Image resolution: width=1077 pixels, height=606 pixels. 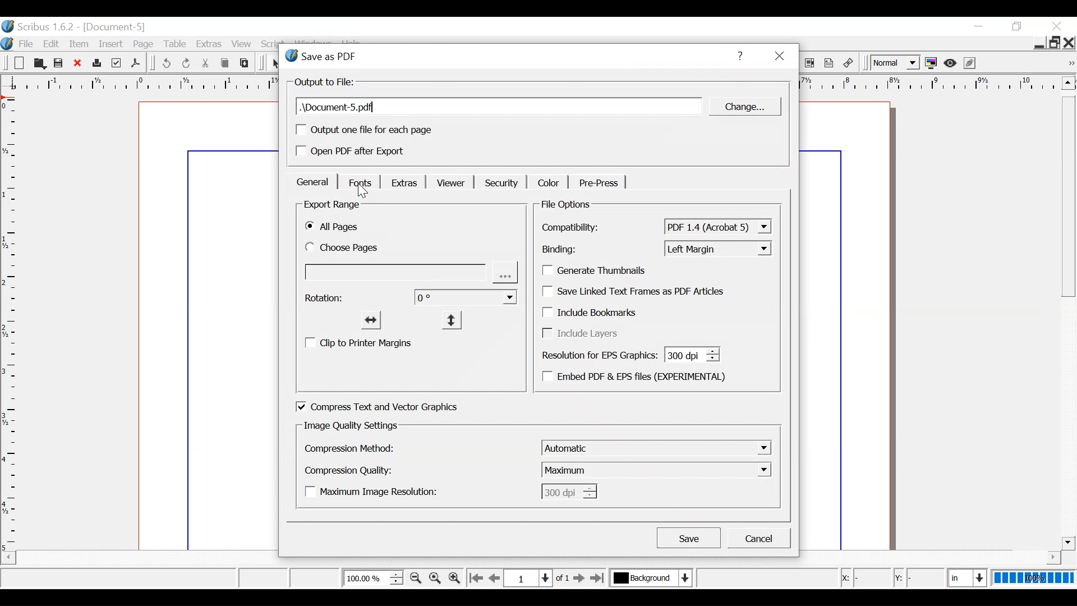 I want to click on Y Coordintae, so click(x=918, y=579).